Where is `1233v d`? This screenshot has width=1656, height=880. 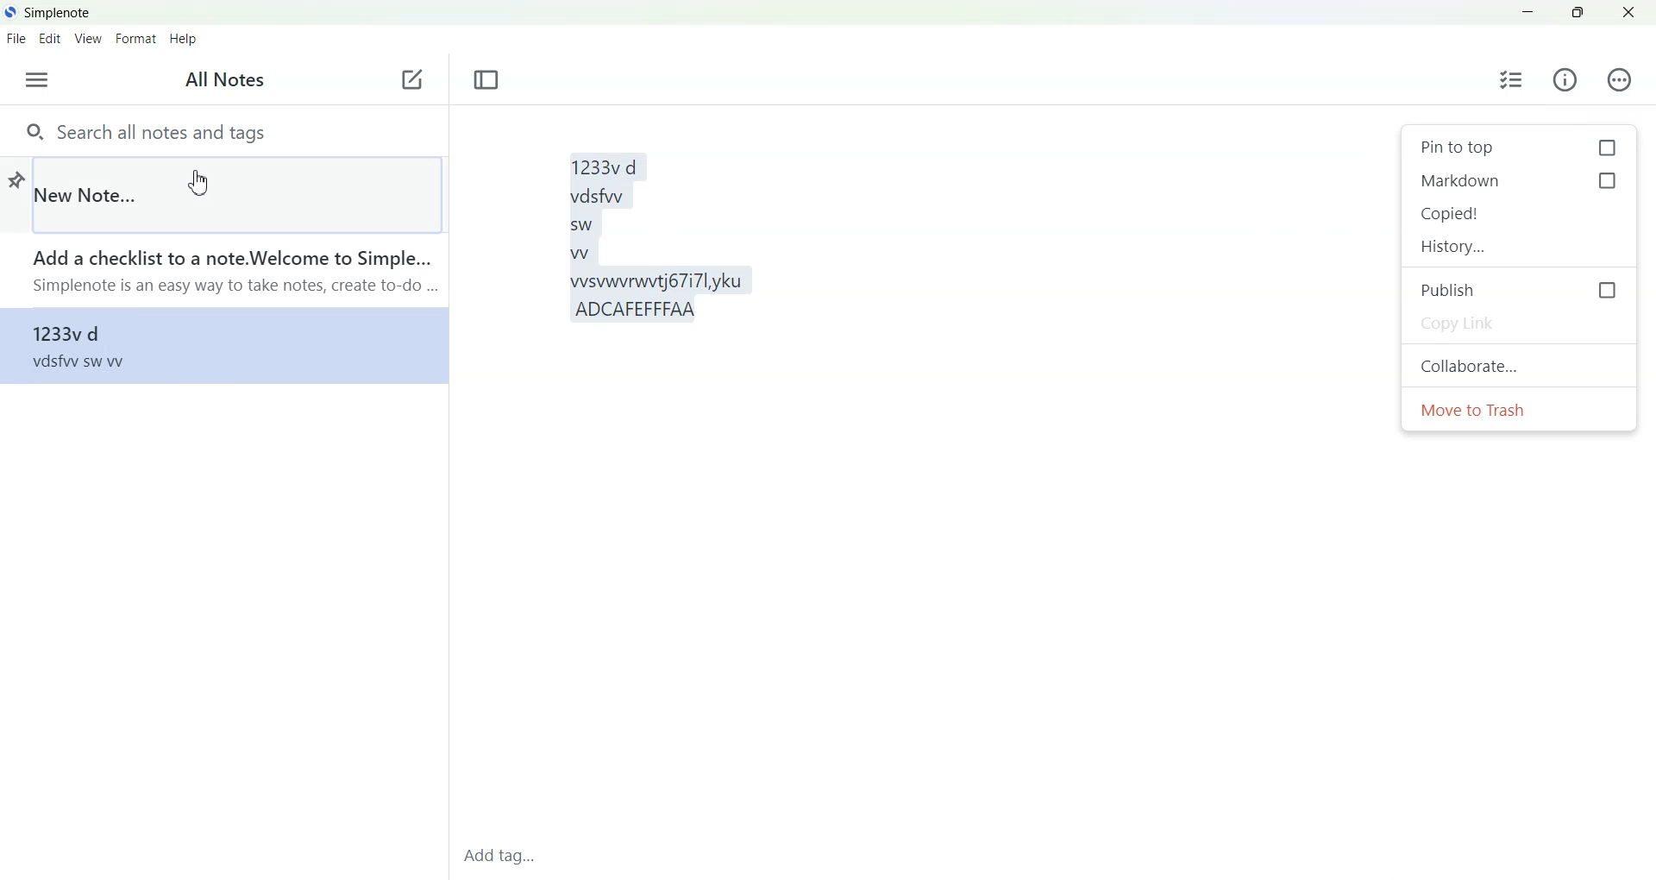 1233v d is located at coordinates (222, 345).